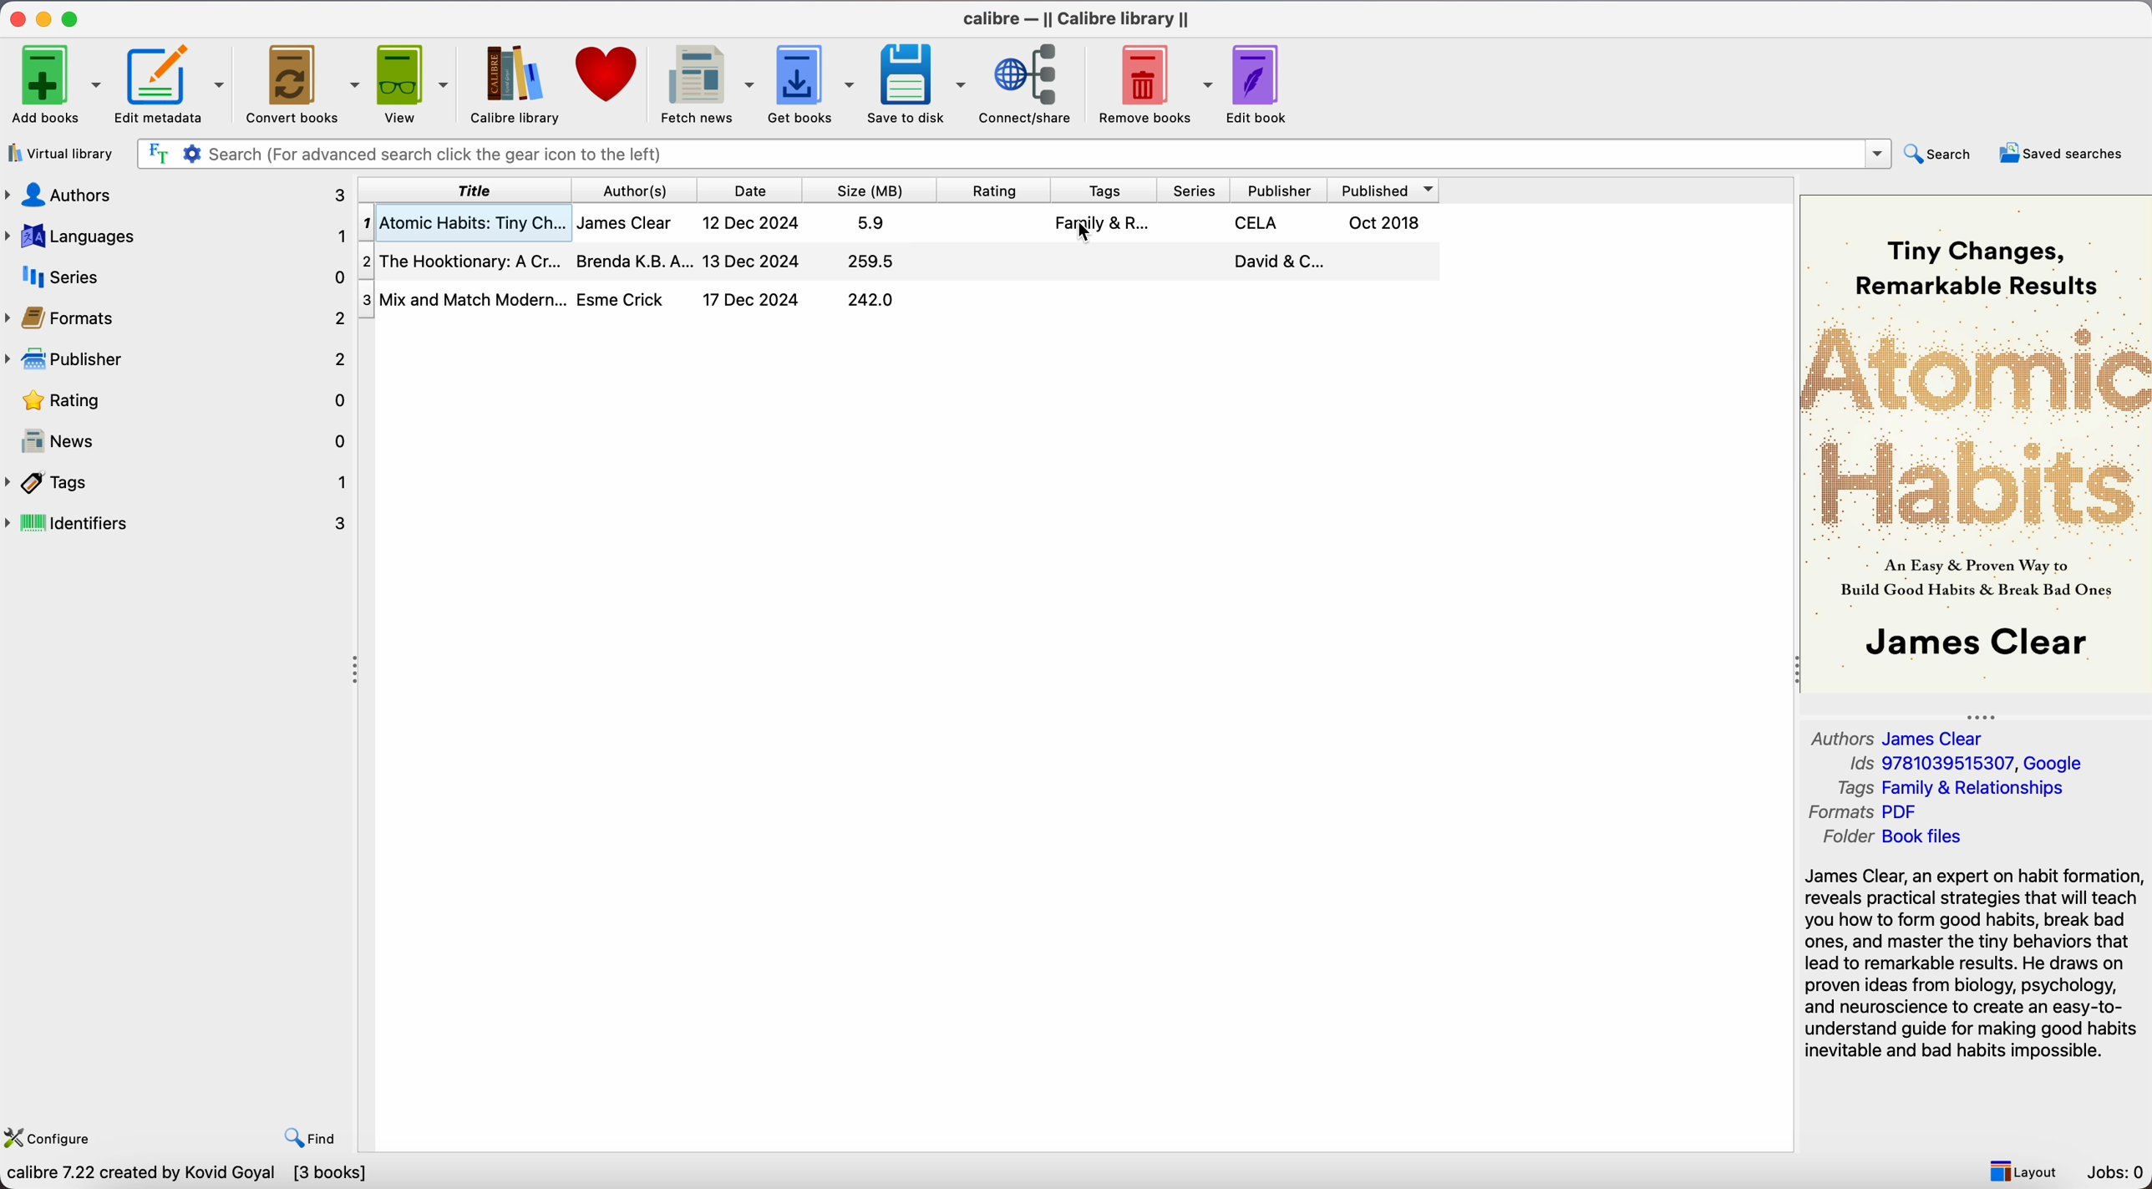 The width and height of the screenshot is (2152, 1189). Describe the element at coordinates (178, 358) in the screenshot. I see `publisher` at that location.